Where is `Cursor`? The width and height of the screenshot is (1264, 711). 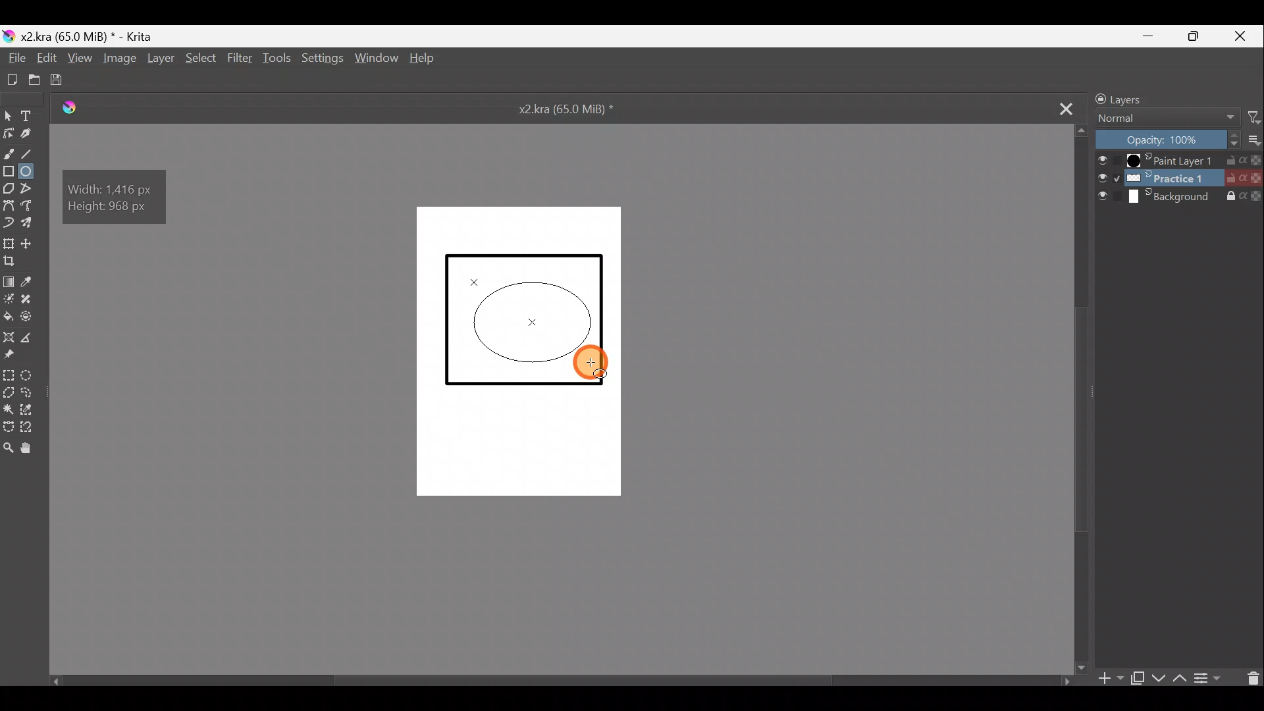 Cursor is located at coordinates (595, 361).